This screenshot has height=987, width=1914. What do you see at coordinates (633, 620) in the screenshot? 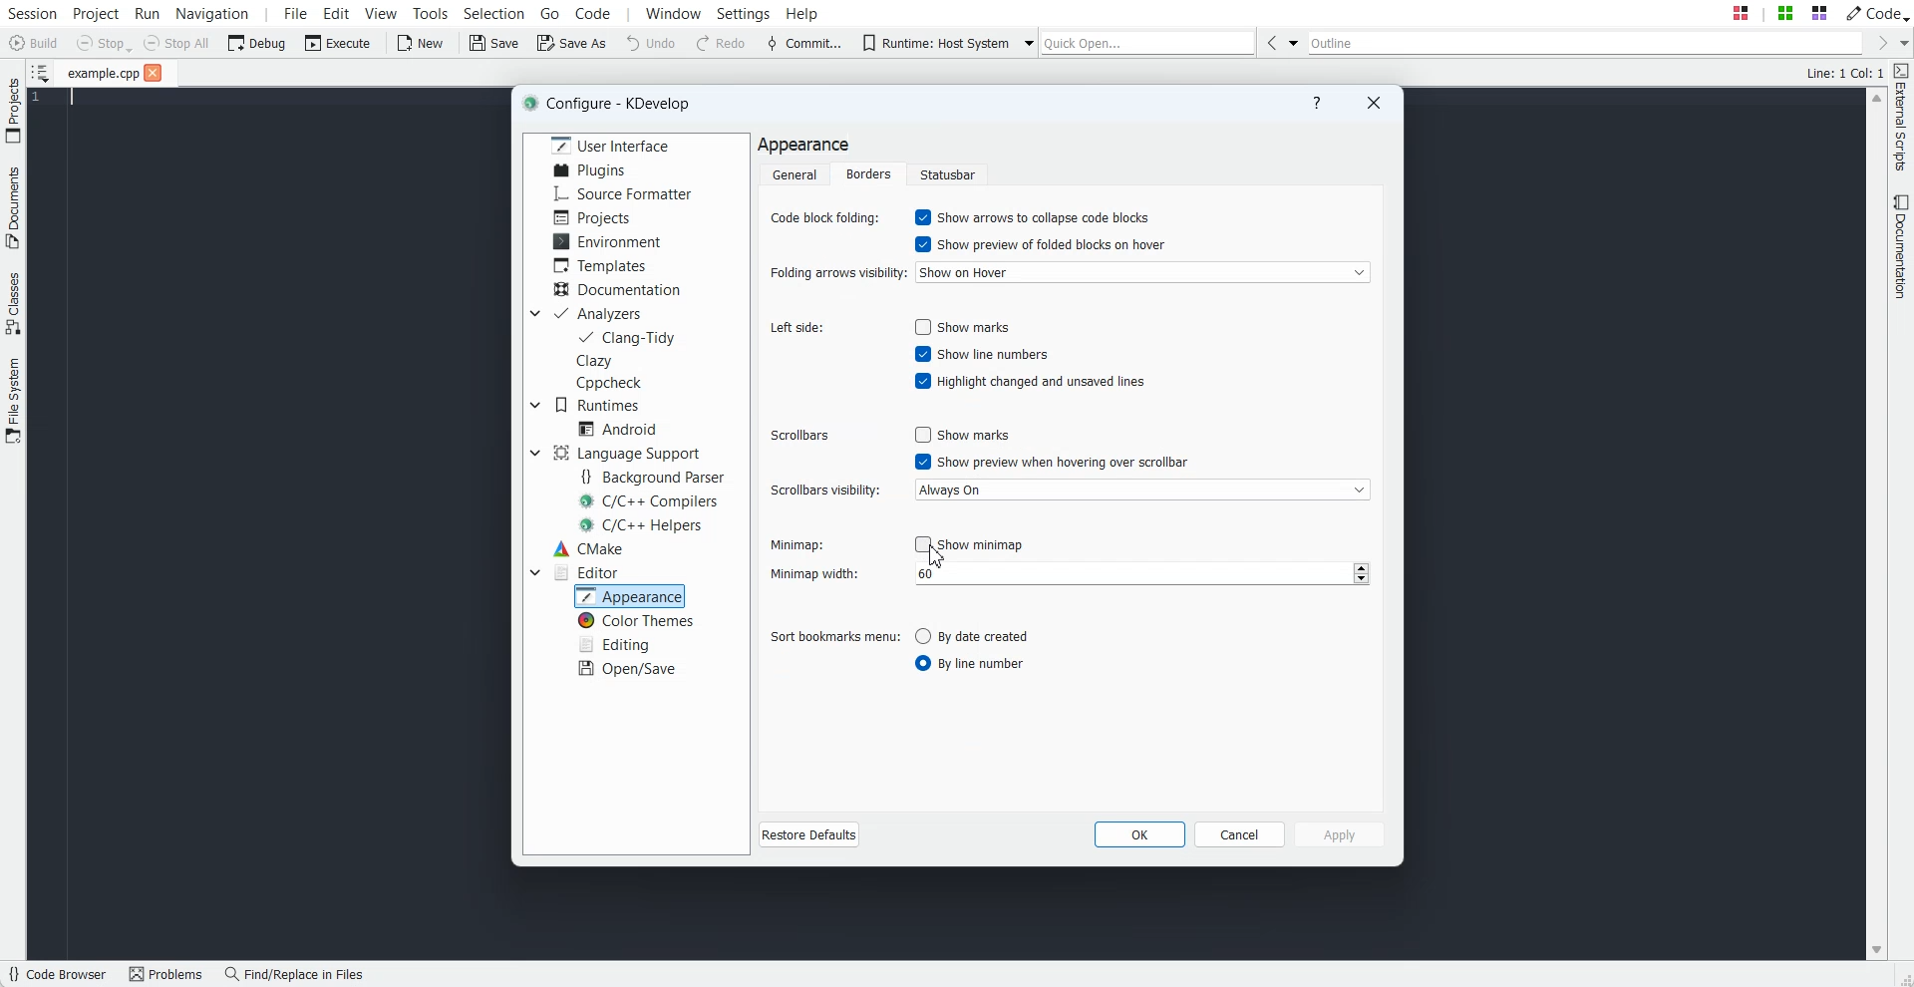
I see `Color Themes` at bounding box center [633, 620].